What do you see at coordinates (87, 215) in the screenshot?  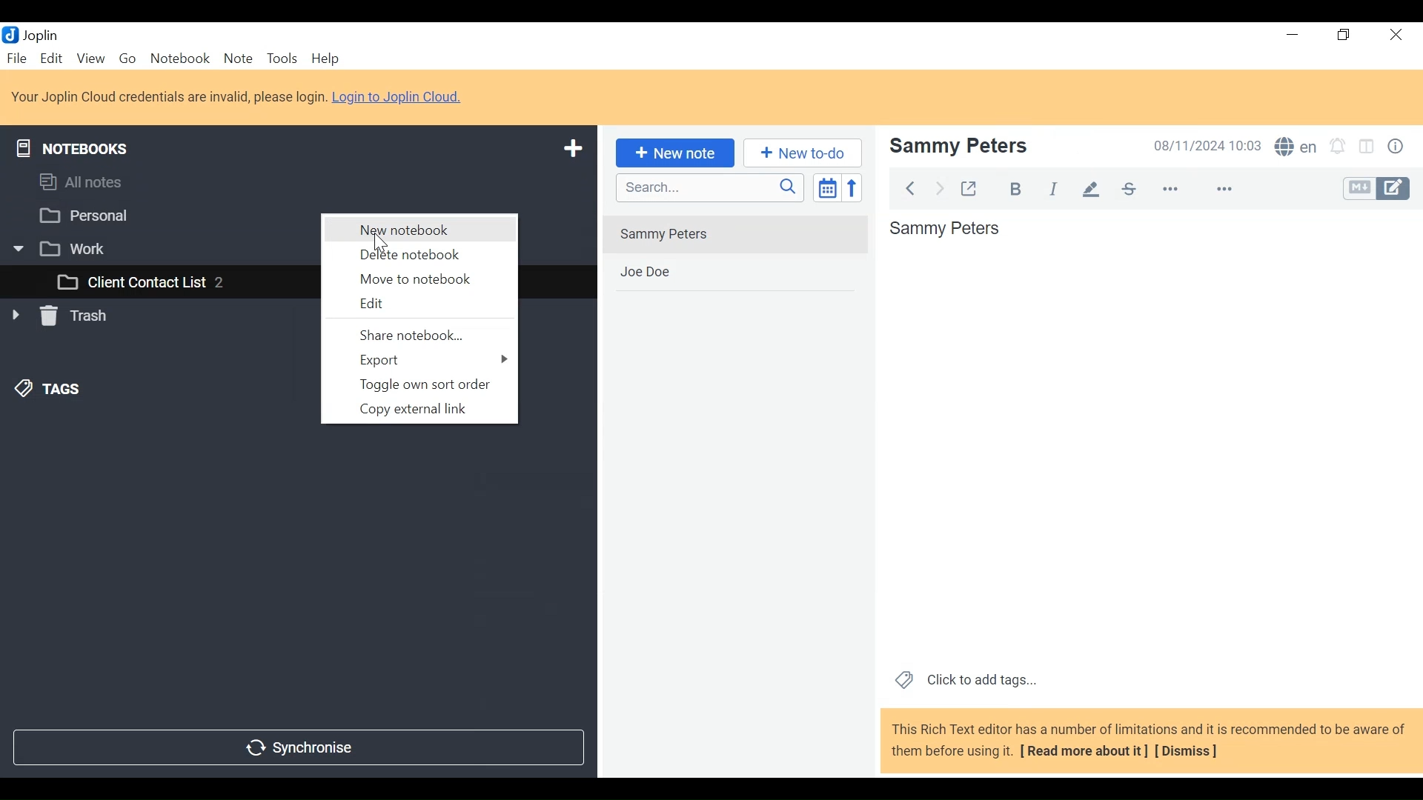 I see `Personal` at bounding box center [87, 215].